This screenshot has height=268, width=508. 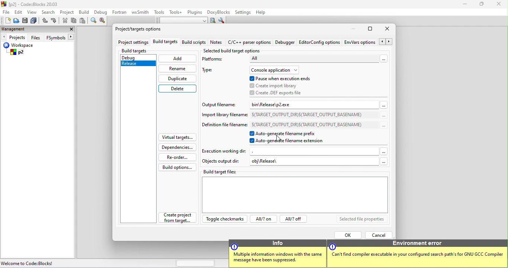 What do you see at coordinates (467, 6) in the screenshot?
I see `minimize` at bounding box center [467, 6].